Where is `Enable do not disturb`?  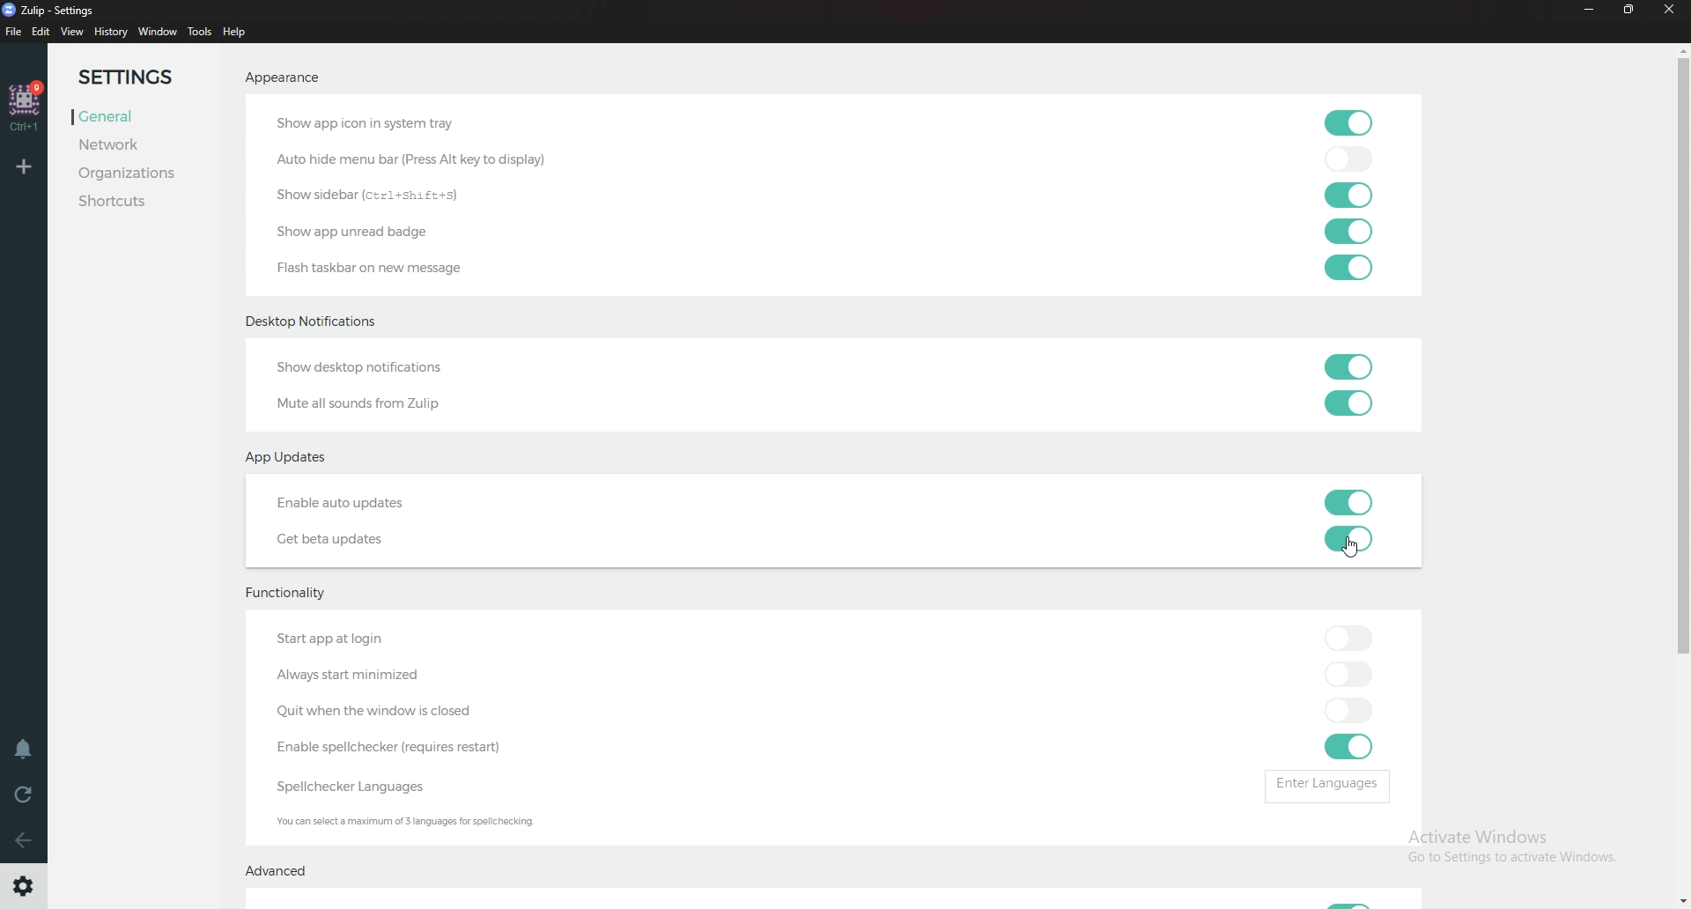 Enable do not disturb is located at coordinates (22, 747).